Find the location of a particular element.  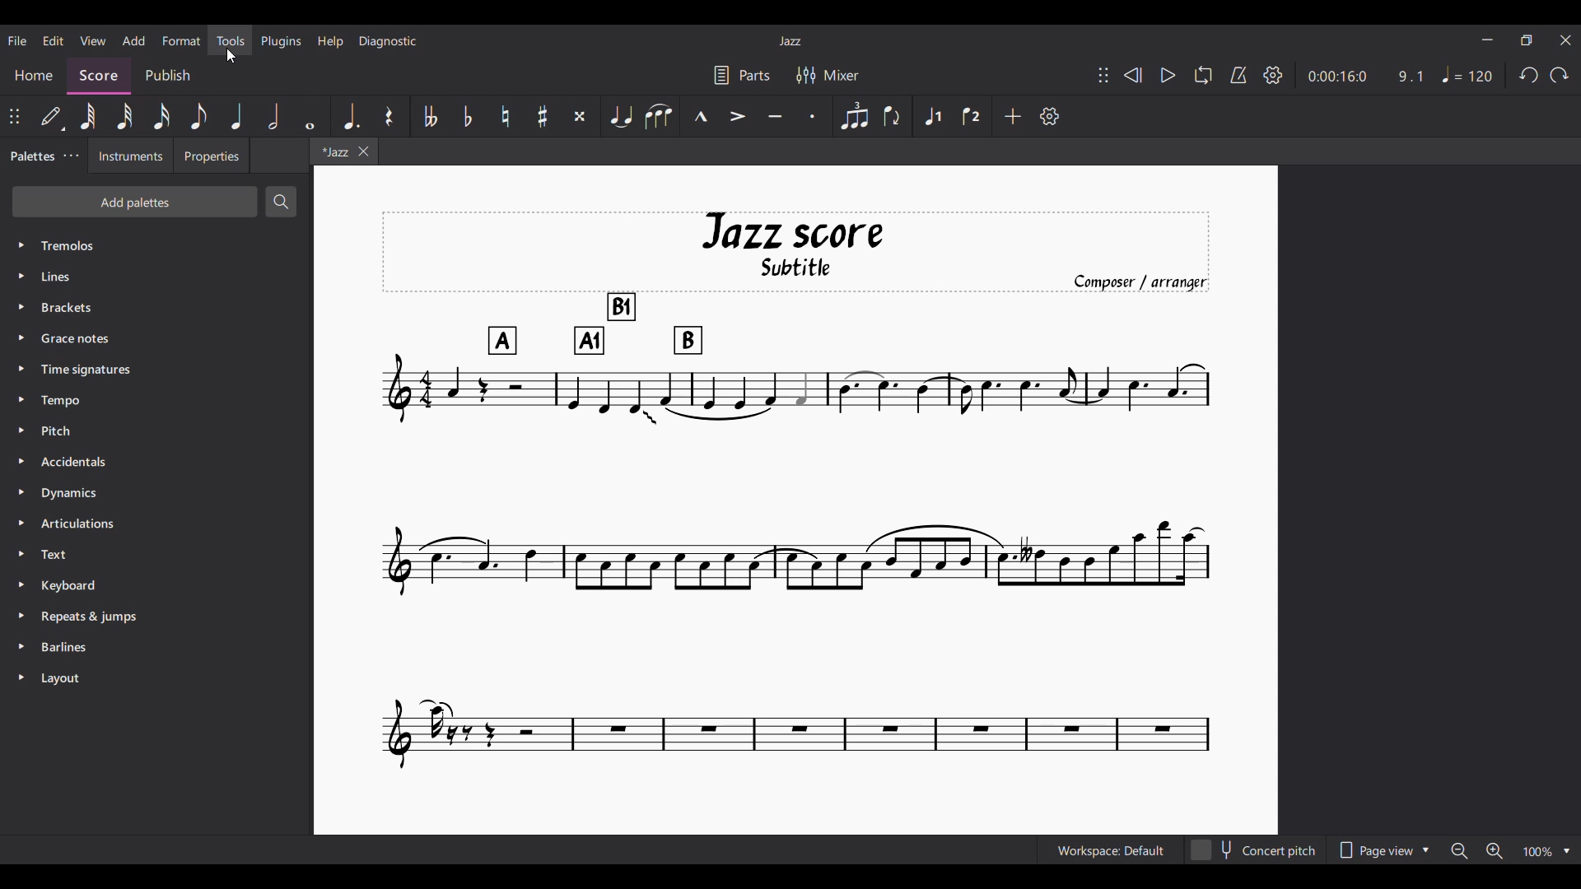

Tempo is located at coordinates (157, 399).